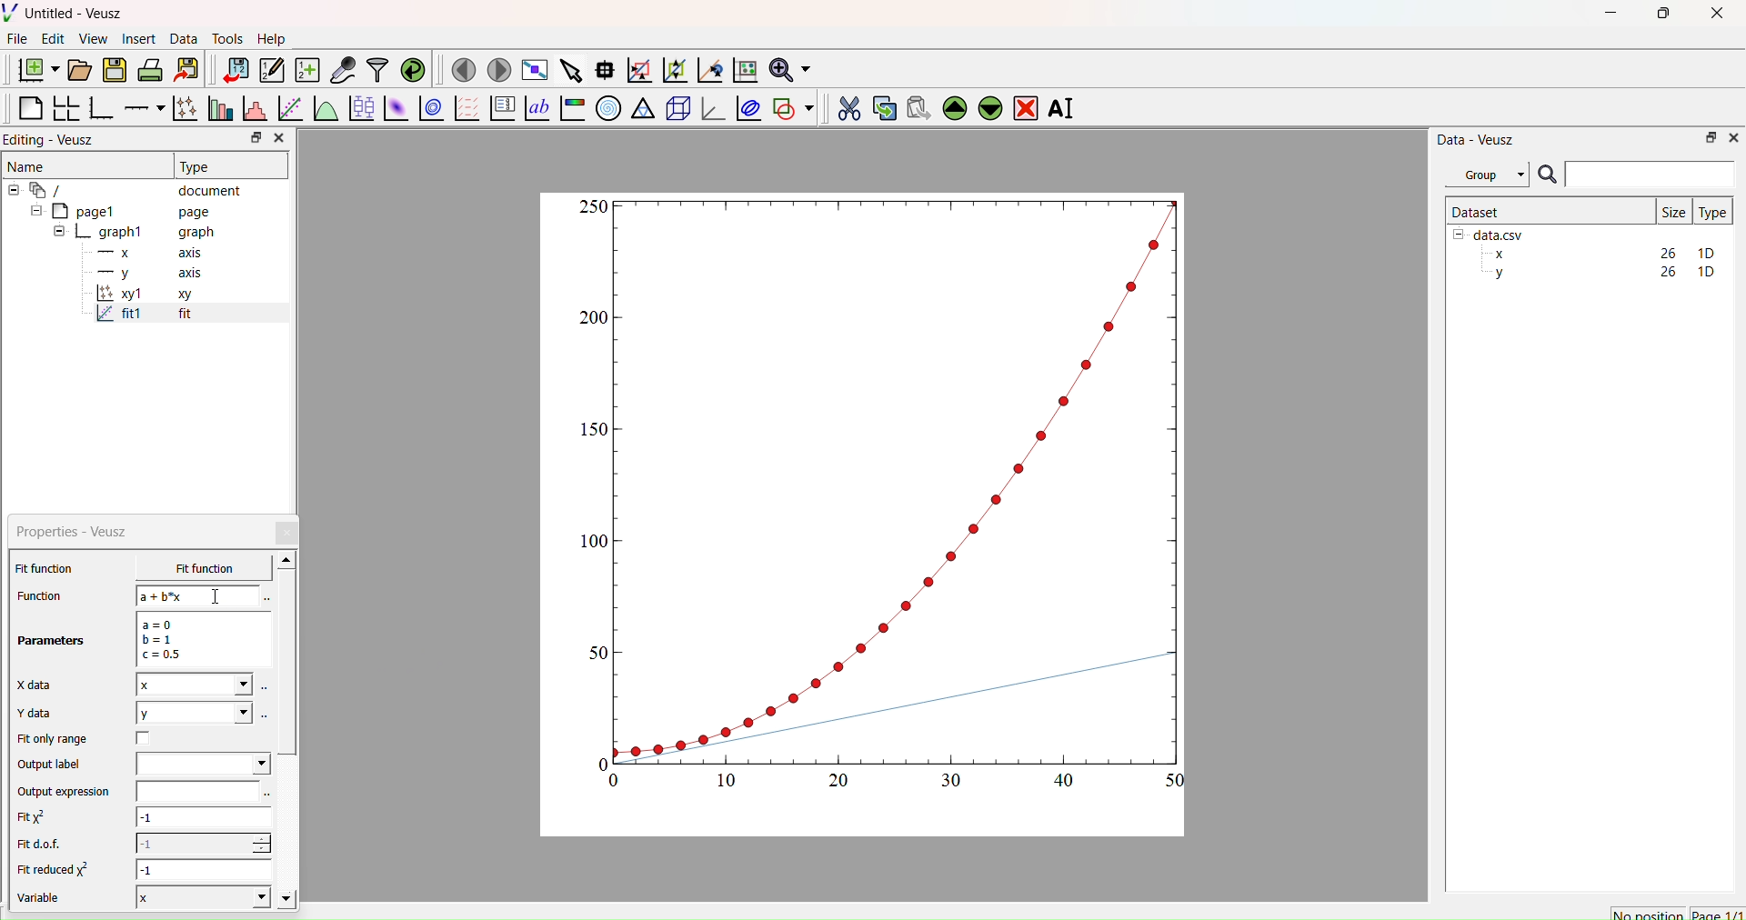 The image size is (1746, 920). Describe the element at coordinates (251, 111) in the screenshot. I see `Histogram of a dataset` at that location.